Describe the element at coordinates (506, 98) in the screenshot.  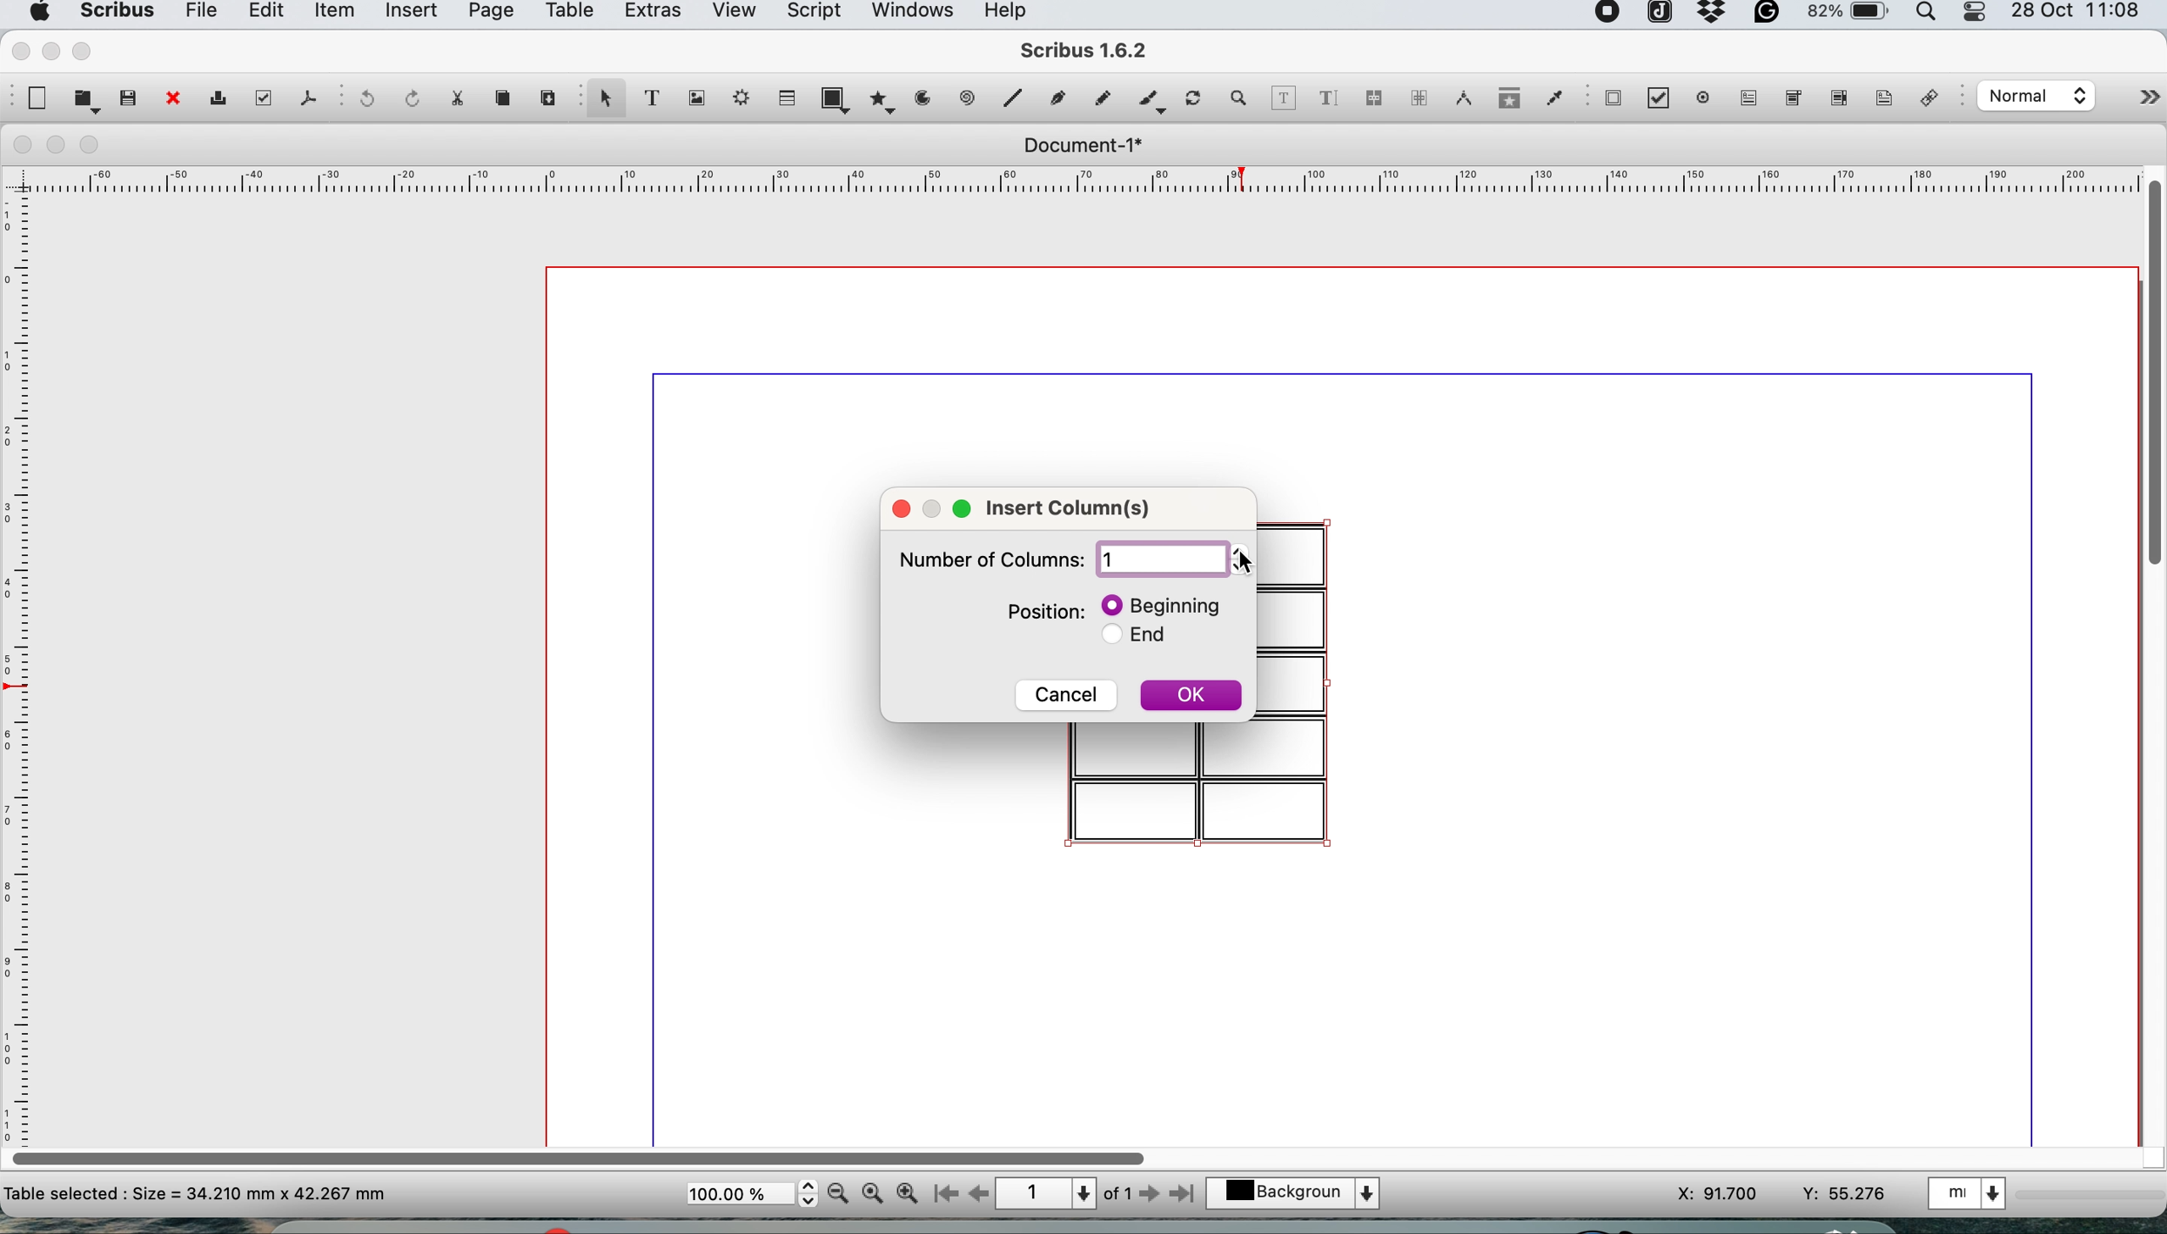
I see `copy` at that location.